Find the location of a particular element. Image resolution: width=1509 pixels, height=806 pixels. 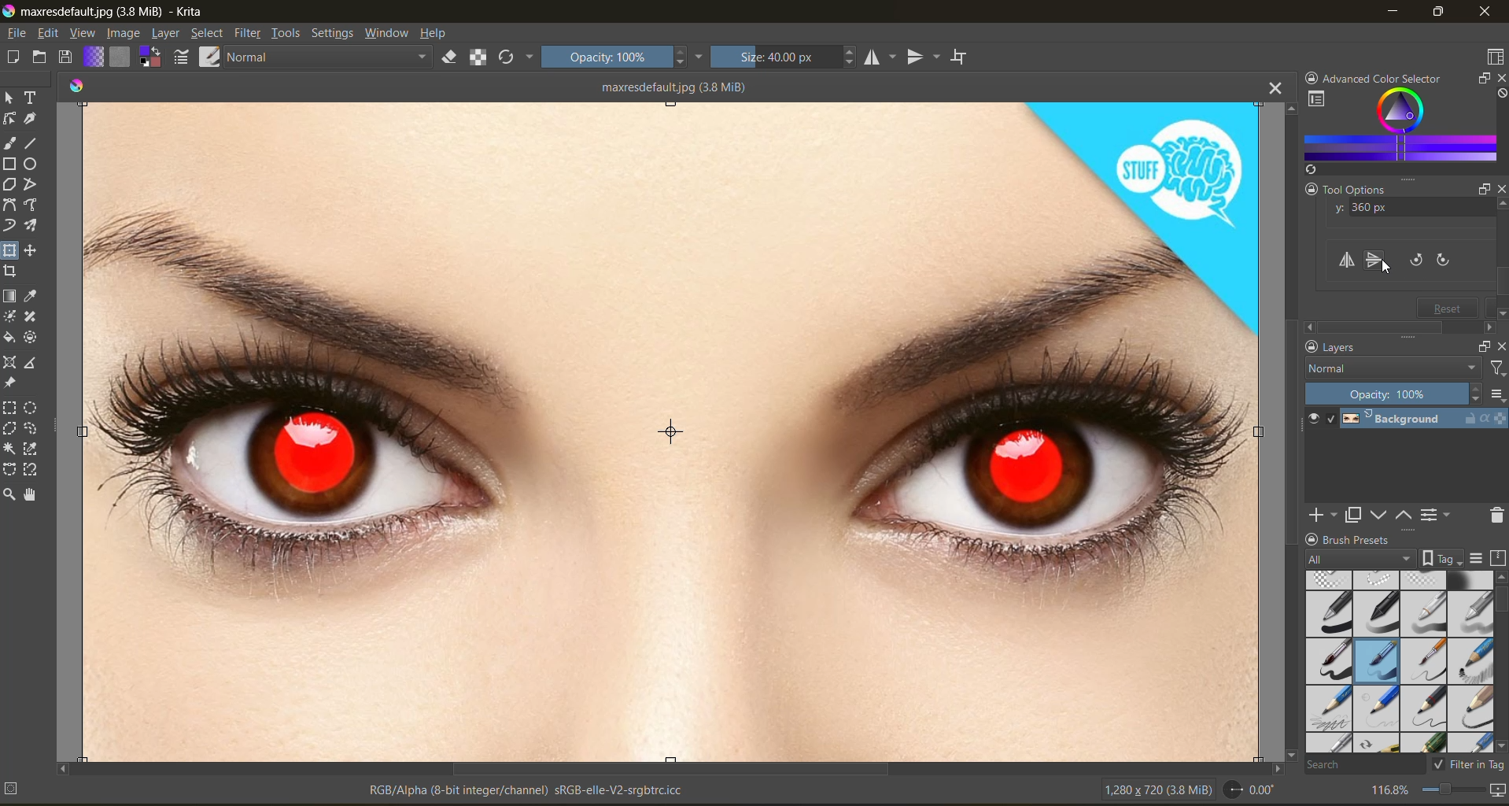

vertical scroll bar is located at coordinates (1500, 261).